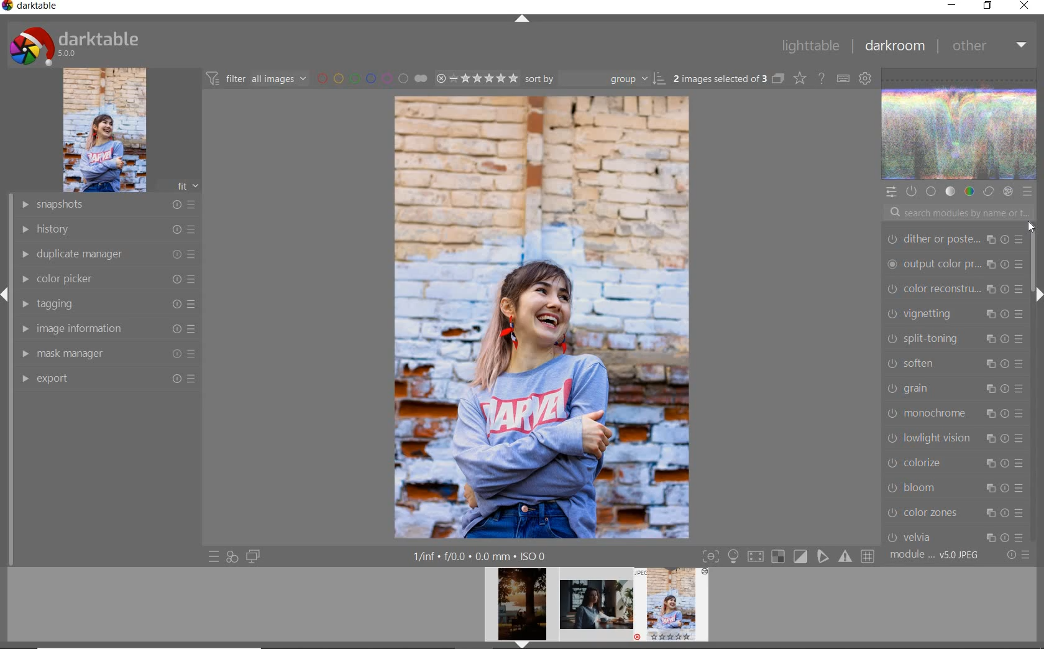 The height and width of the screenshot is (649, 1044). I want to click on composite, so click(955, 385).